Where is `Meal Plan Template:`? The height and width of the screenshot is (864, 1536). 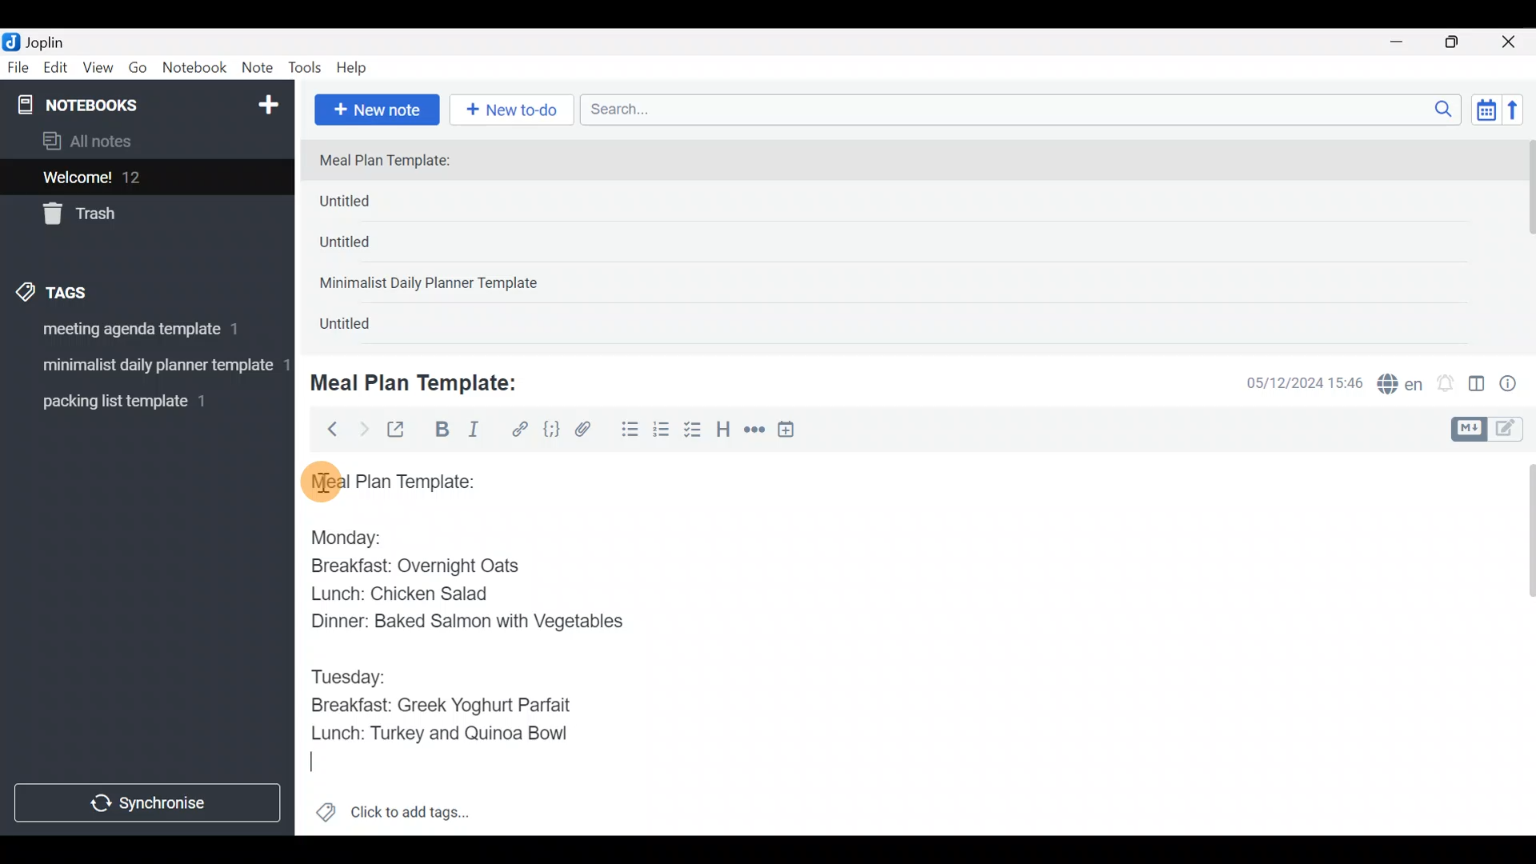 Meal Plan Template: is located at coordinates (424, 381).